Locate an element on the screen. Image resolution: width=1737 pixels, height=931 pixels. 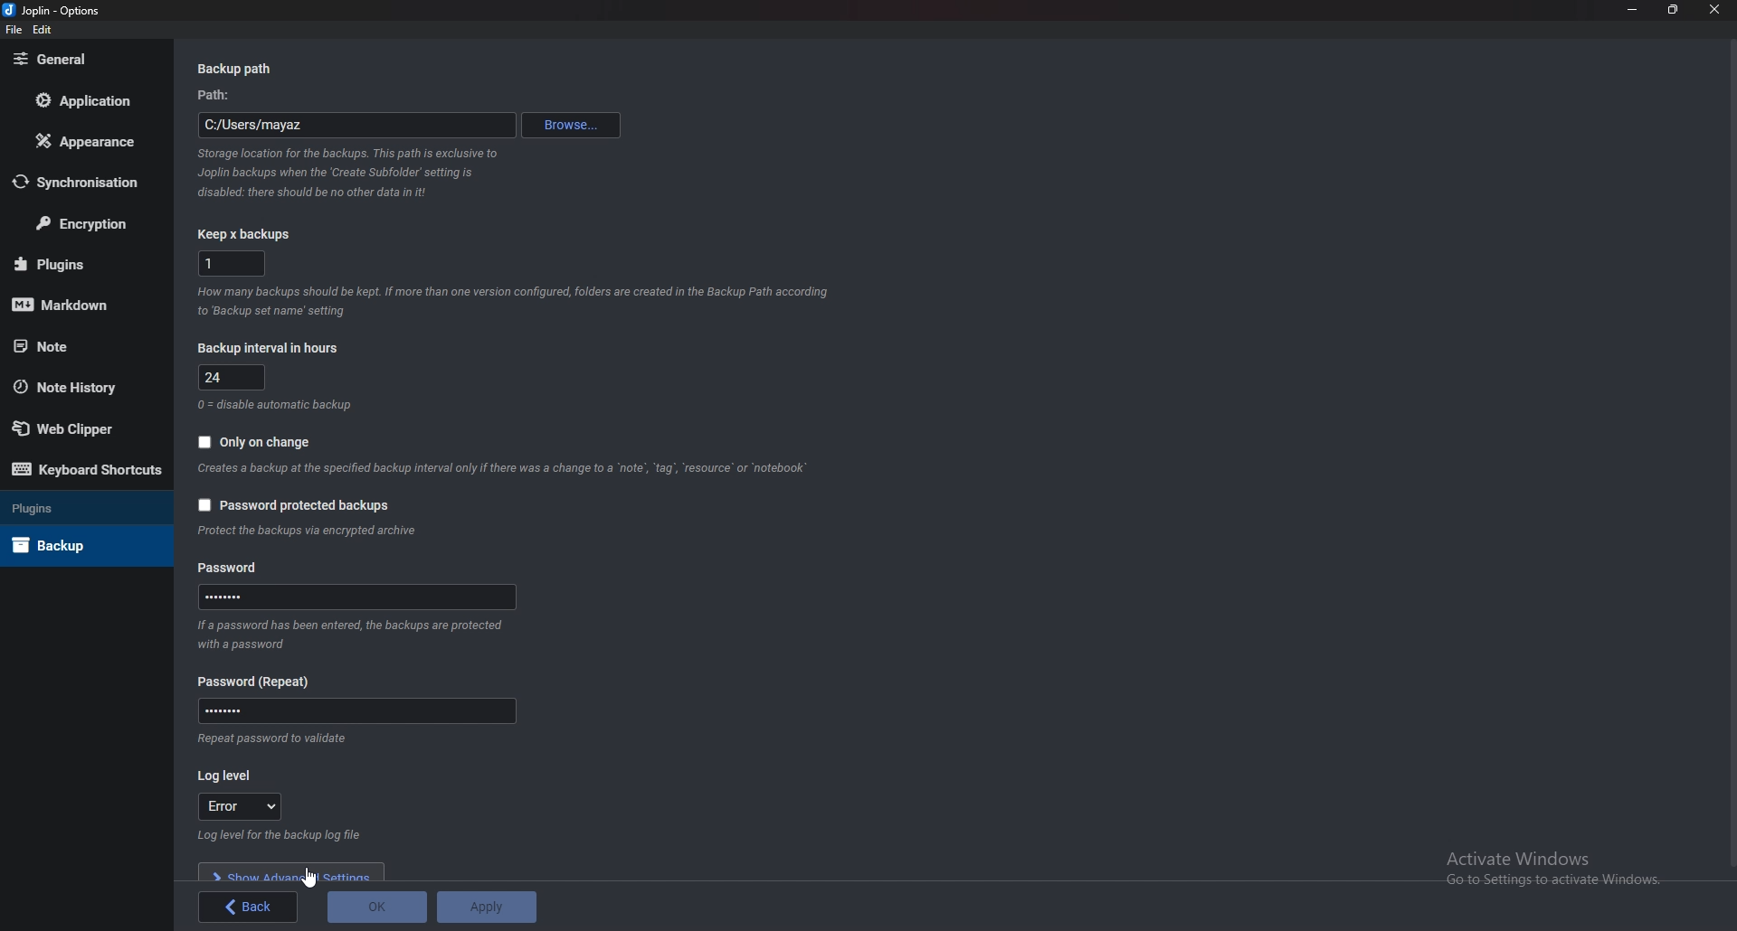
Web Clipper is located at coordinates (84, 428).